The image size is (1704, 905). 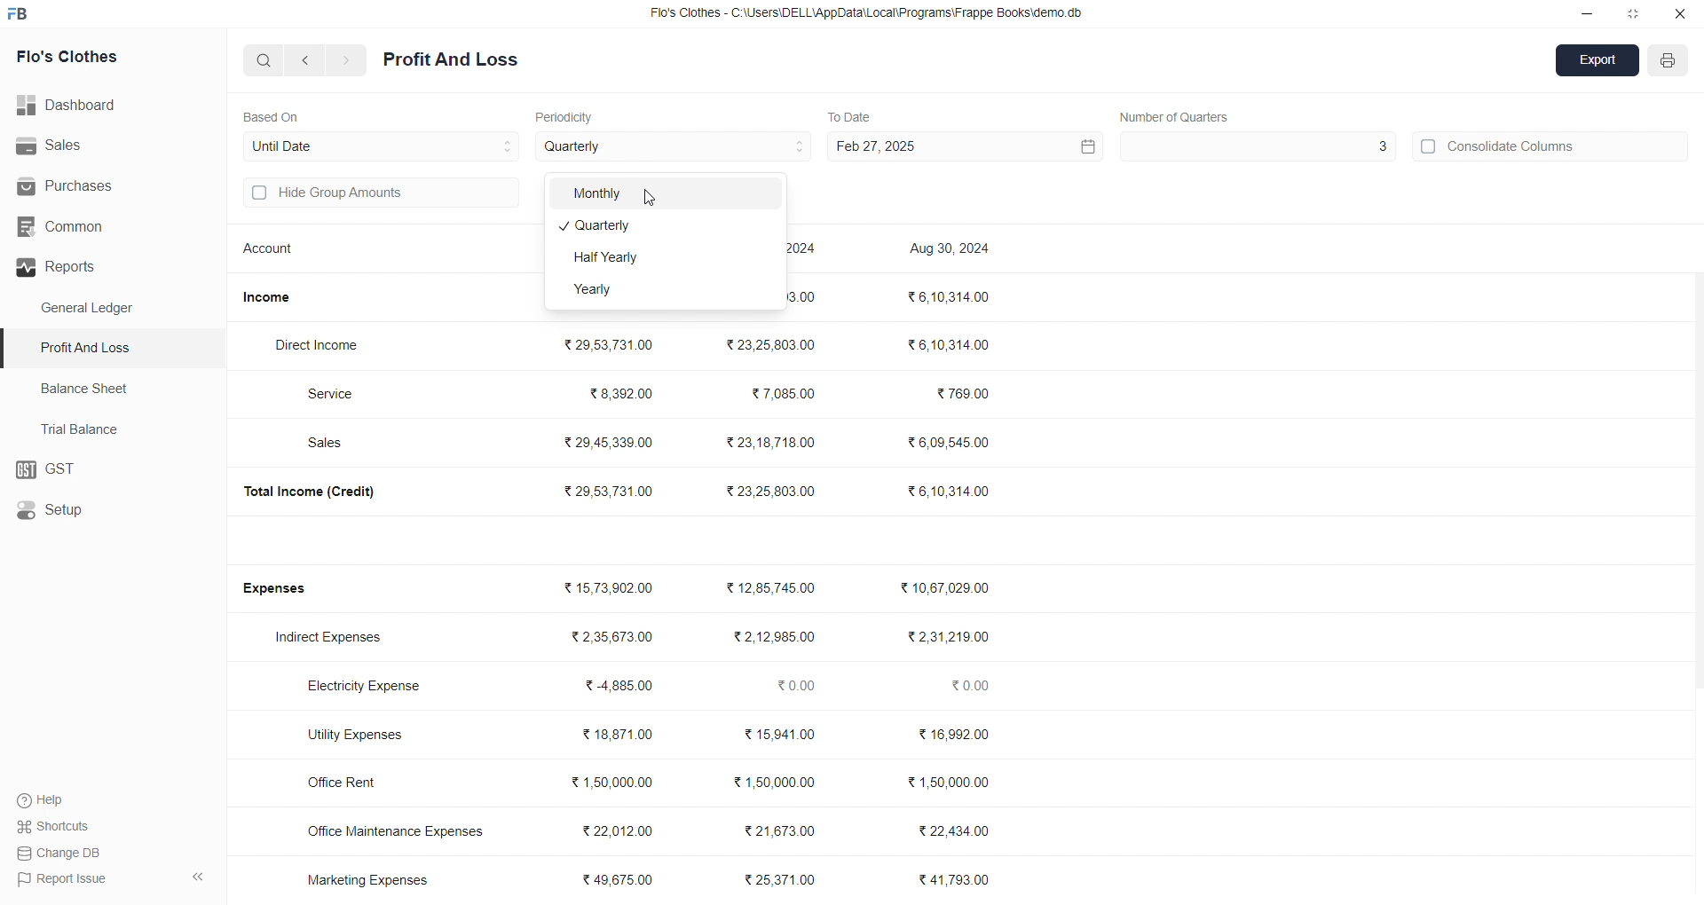 I want to click on Total Income (Credit), so click(x=323, y=491).